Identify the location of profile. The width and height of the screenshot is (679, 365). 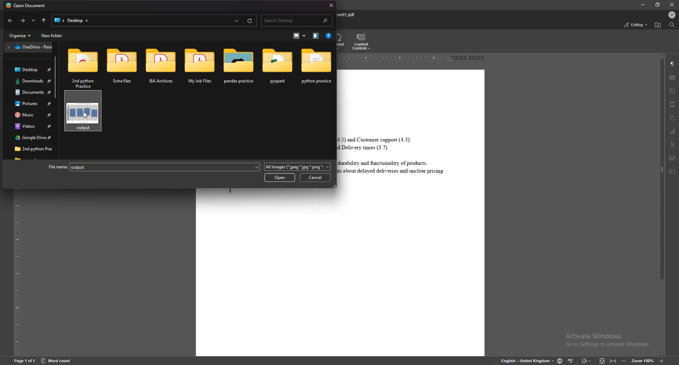
(672, 15).